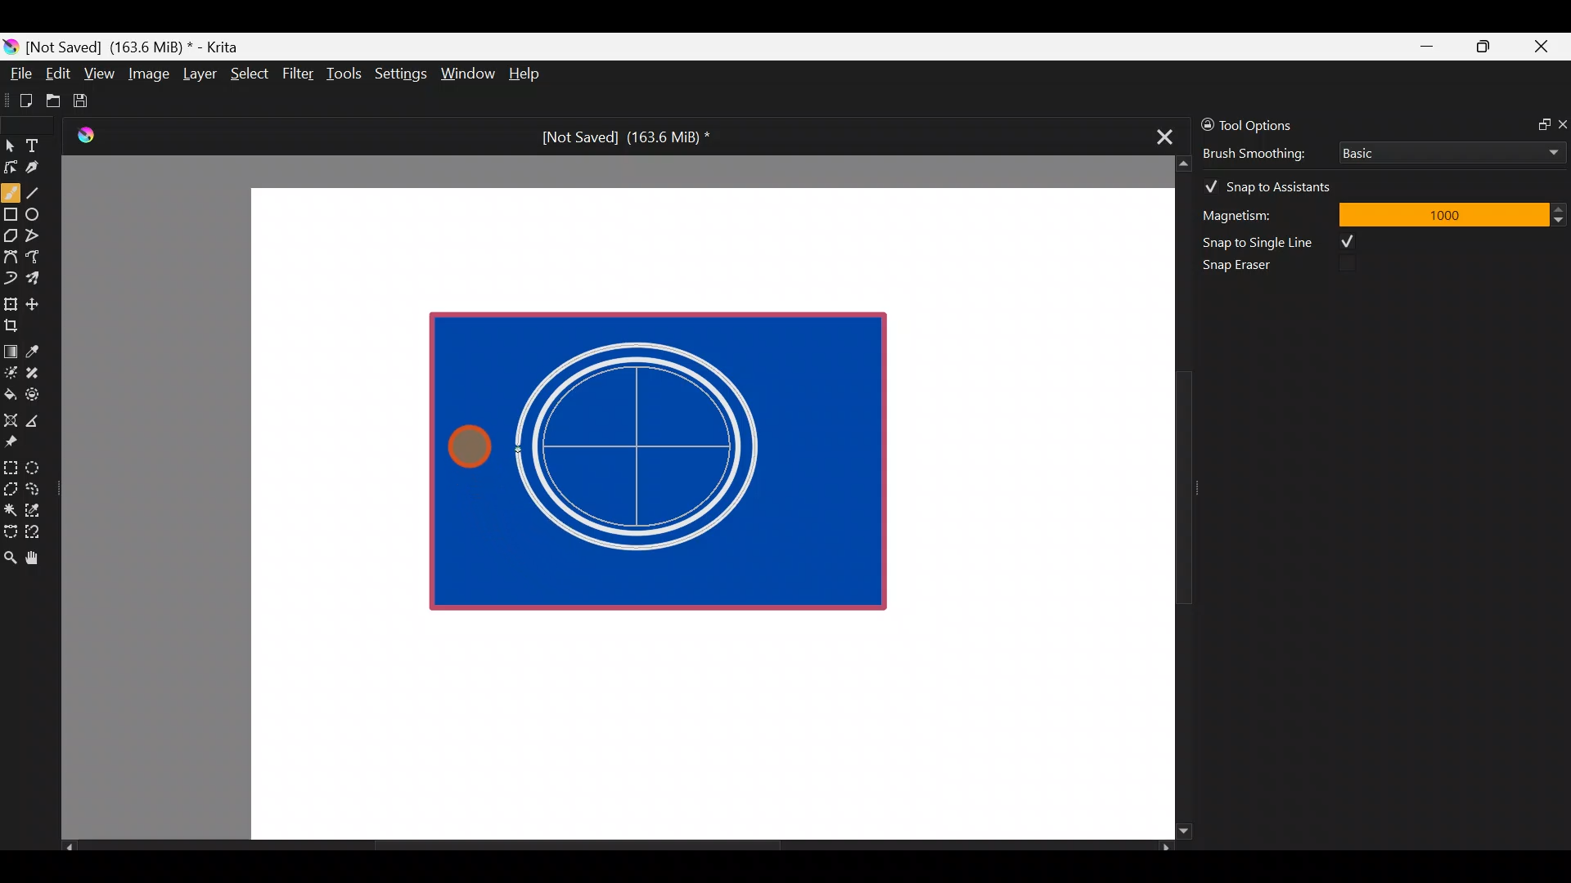 The width and height of the screenshot is (1571, 883). I want to click on Float docker, so click(1537, 123).